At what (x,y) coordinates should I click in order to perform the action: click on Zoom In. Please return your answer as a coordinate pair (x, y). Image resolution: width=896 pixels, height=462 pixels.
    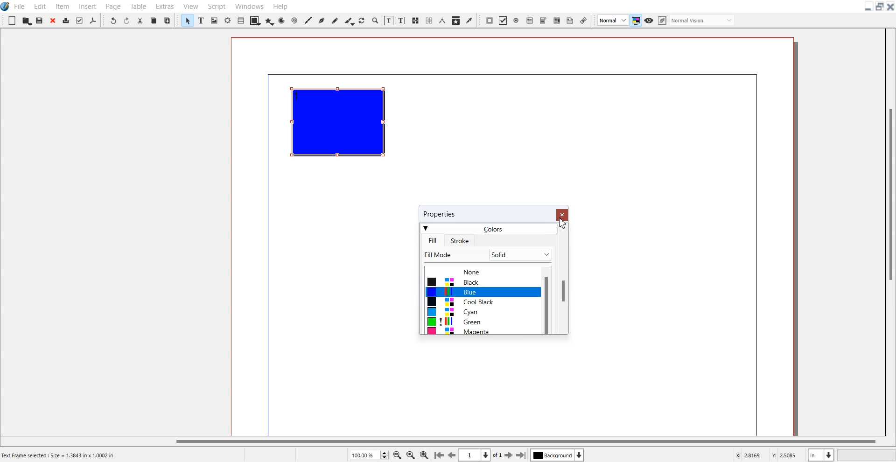
    Looking at the image, I should click on (424, 455).